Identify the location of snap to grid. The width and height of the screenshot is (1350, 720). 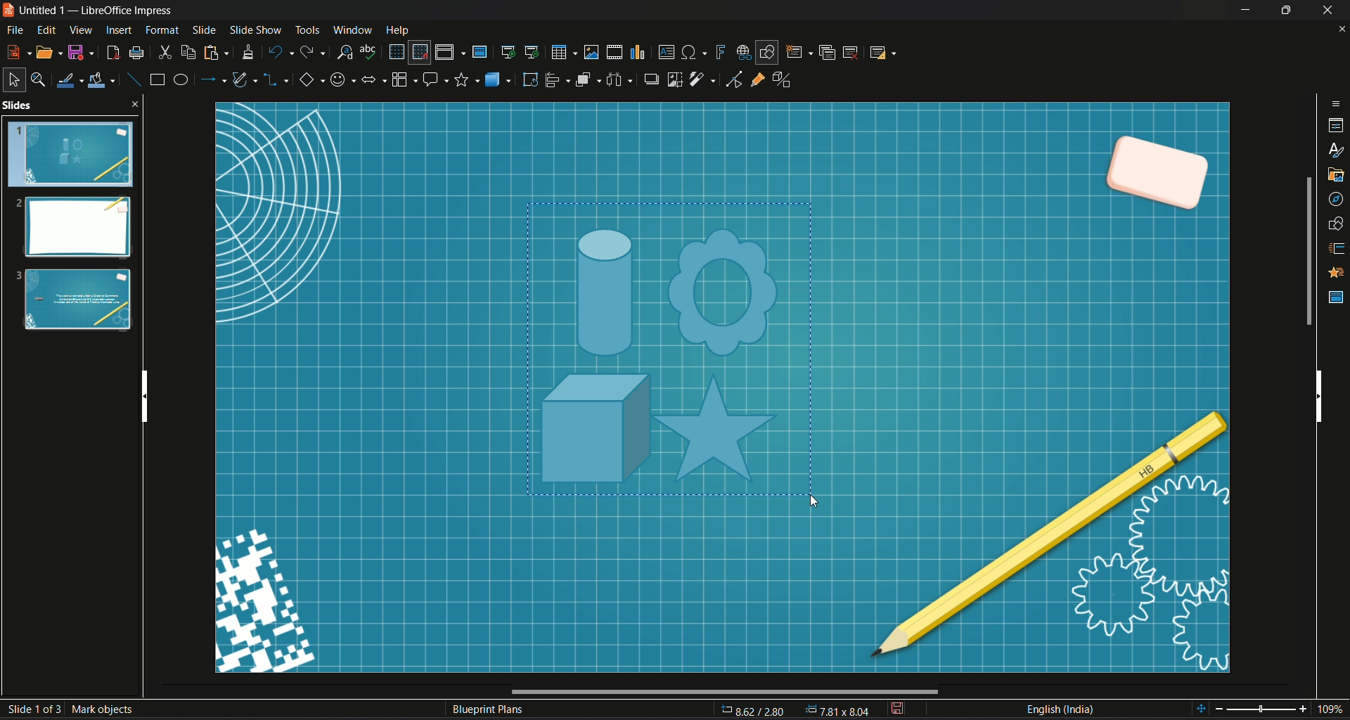
(419, 53).